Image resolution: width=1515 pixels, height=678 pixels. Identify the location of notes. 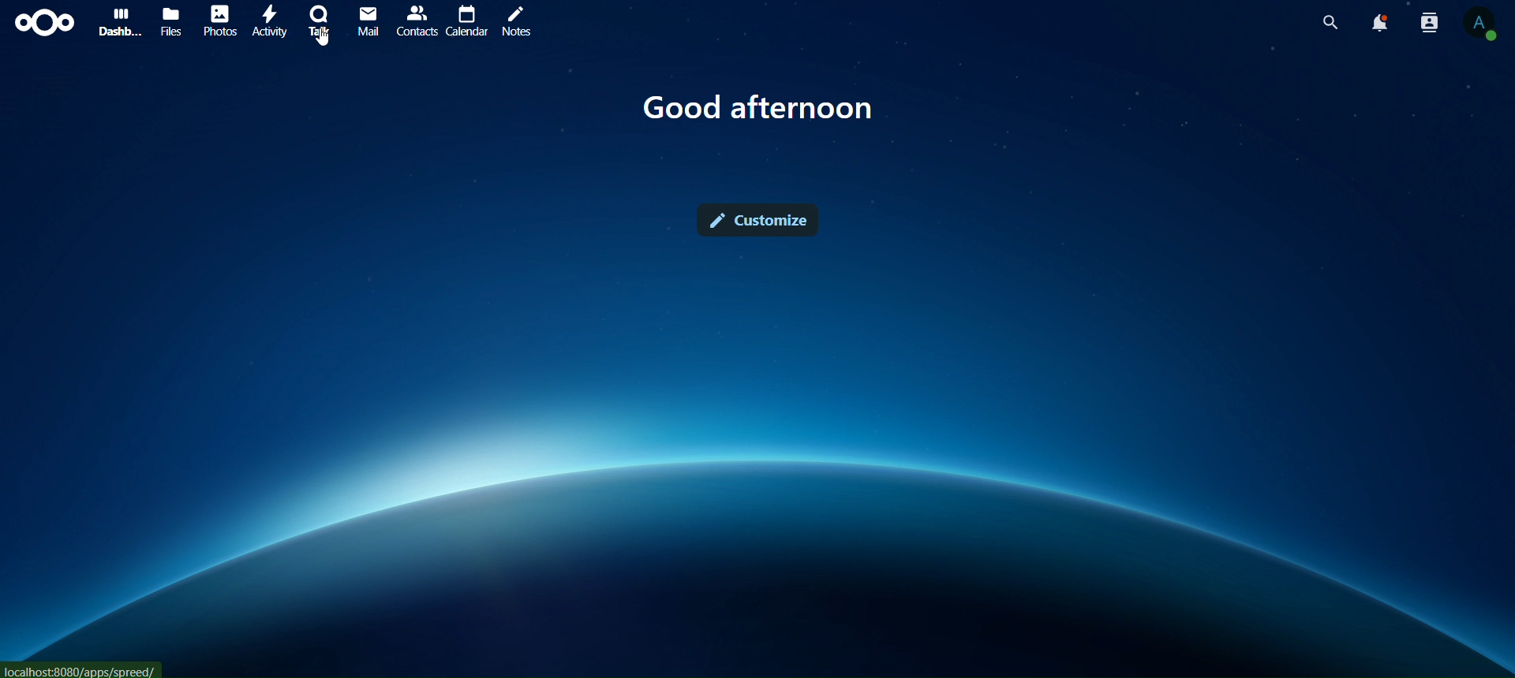
(522, 24).